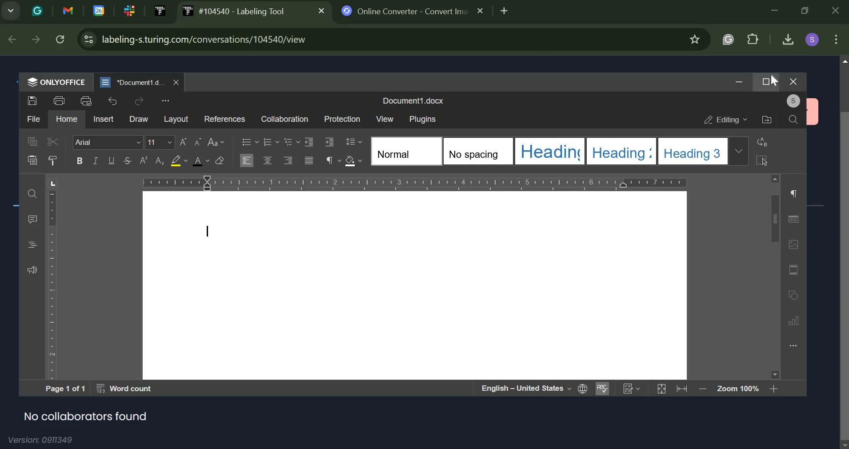  I want to click on collaboration, so click(284, 119).